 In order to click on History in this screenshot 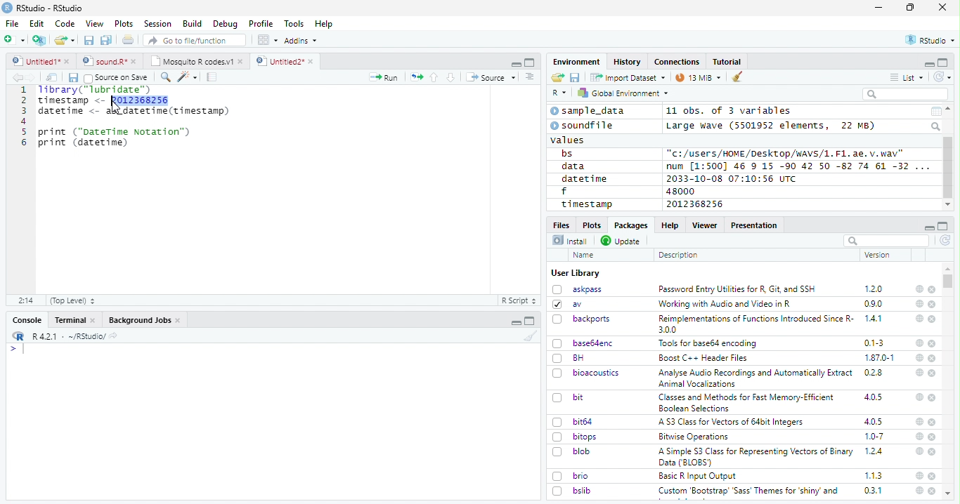, I will do `click(628, 62)`.